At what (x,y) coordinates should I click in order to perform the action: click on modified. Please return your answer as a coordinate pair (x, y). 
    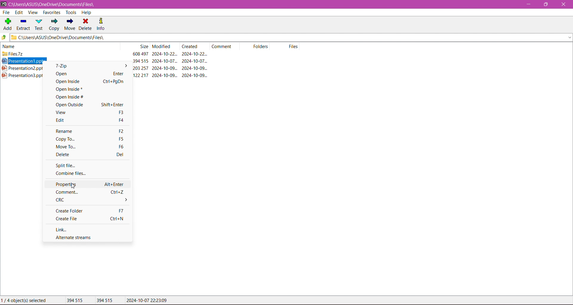
    Looking at the image, I should click on (162, 46).